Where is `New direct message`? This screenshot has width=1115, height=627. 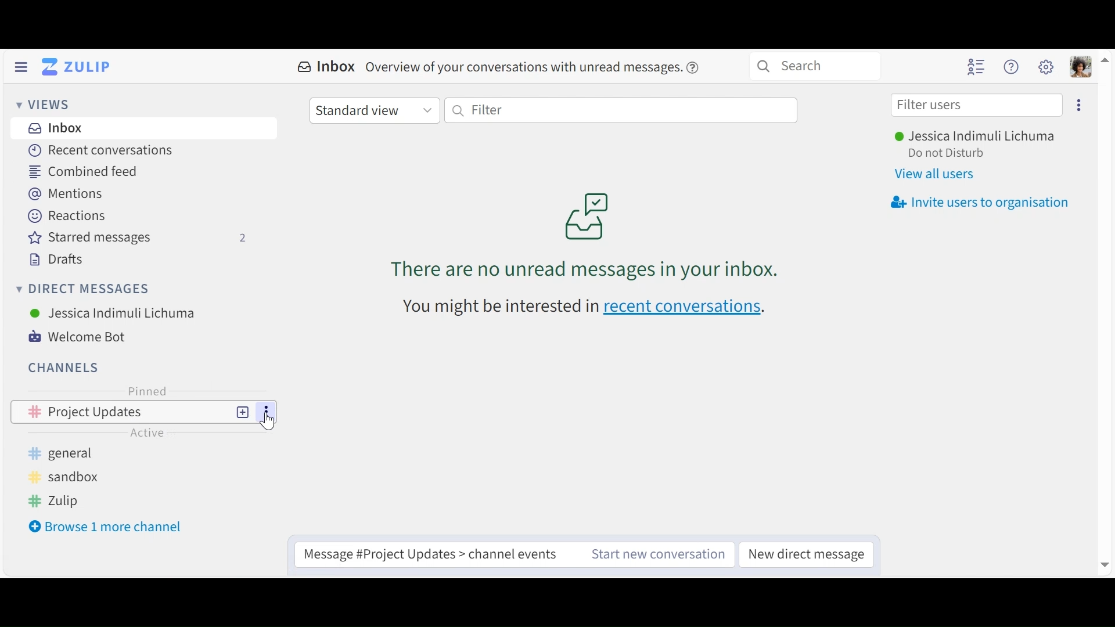
New direct message is located at coordinates (805, 556).